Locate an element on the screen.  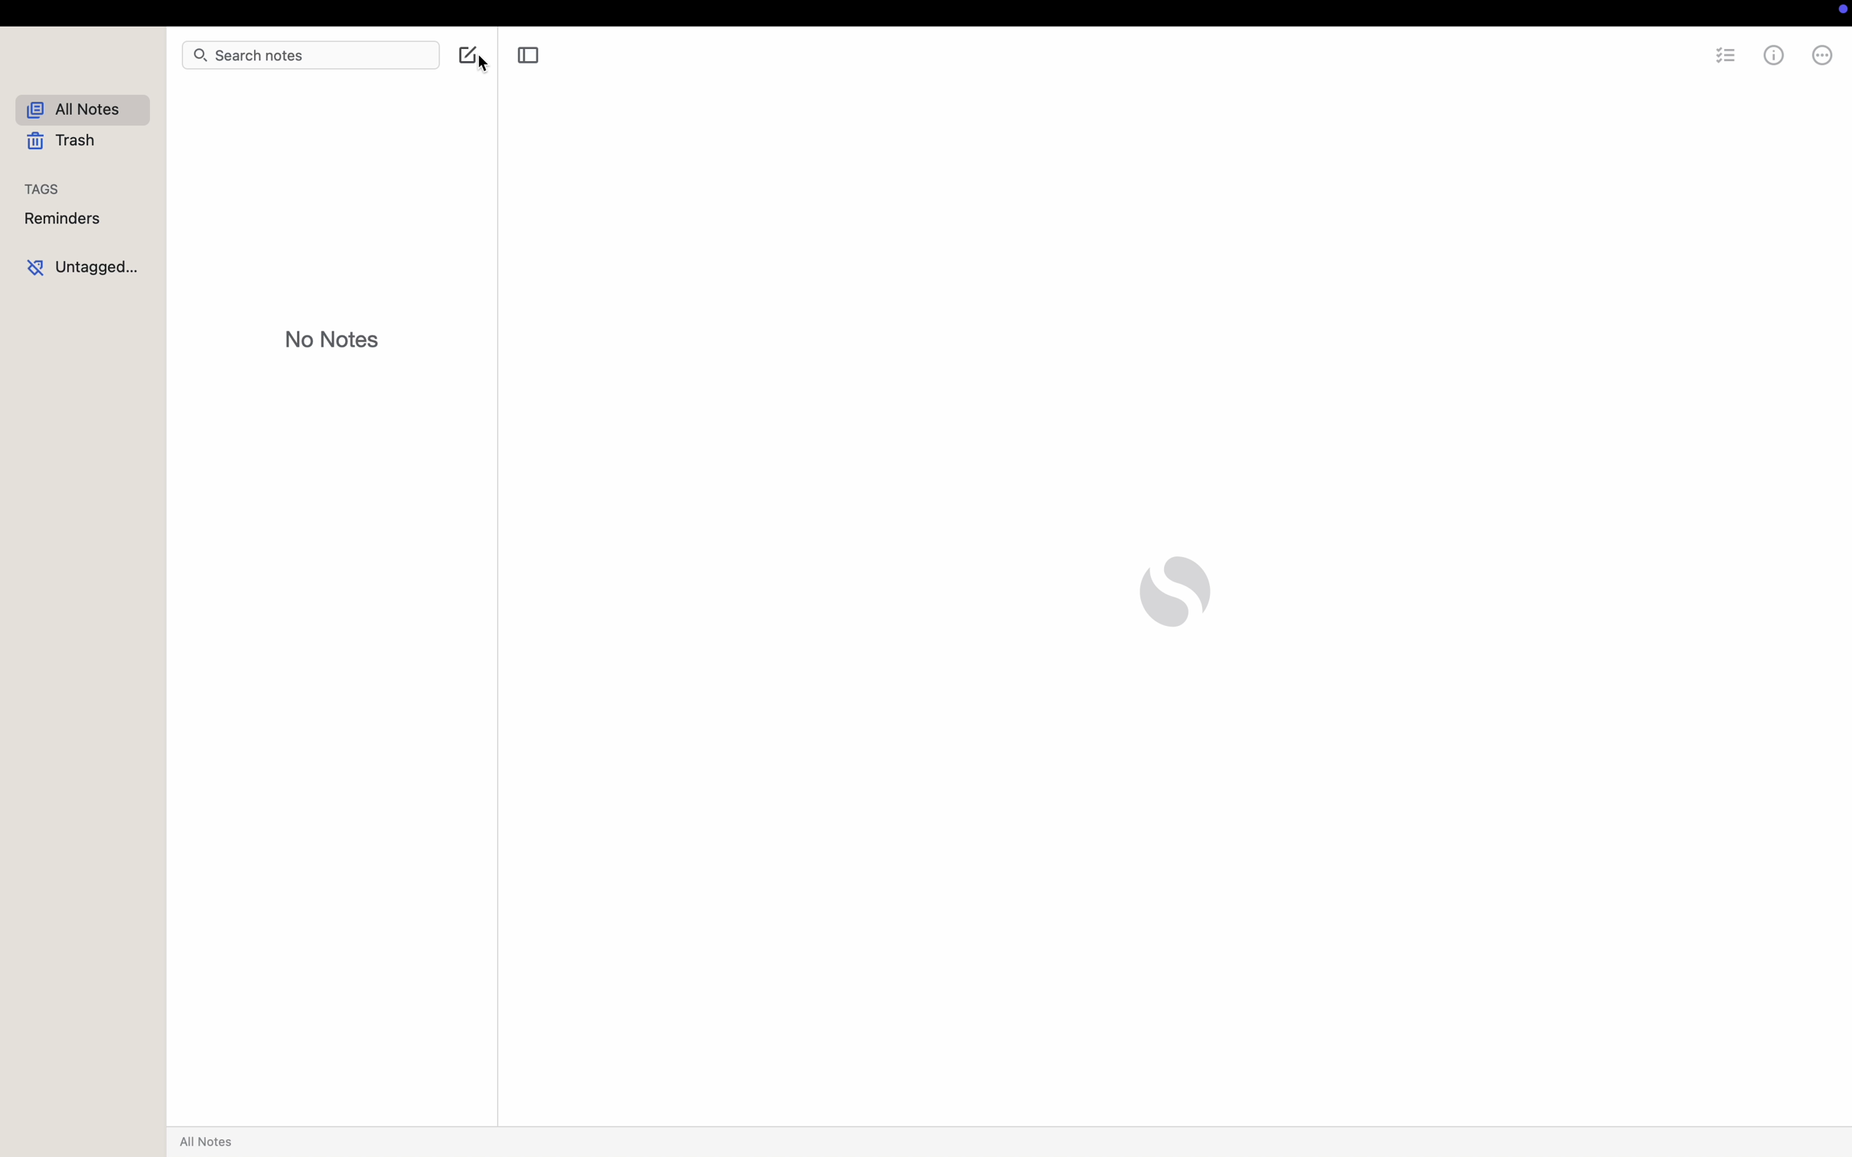
untagged is located at coordinates (82, 266).